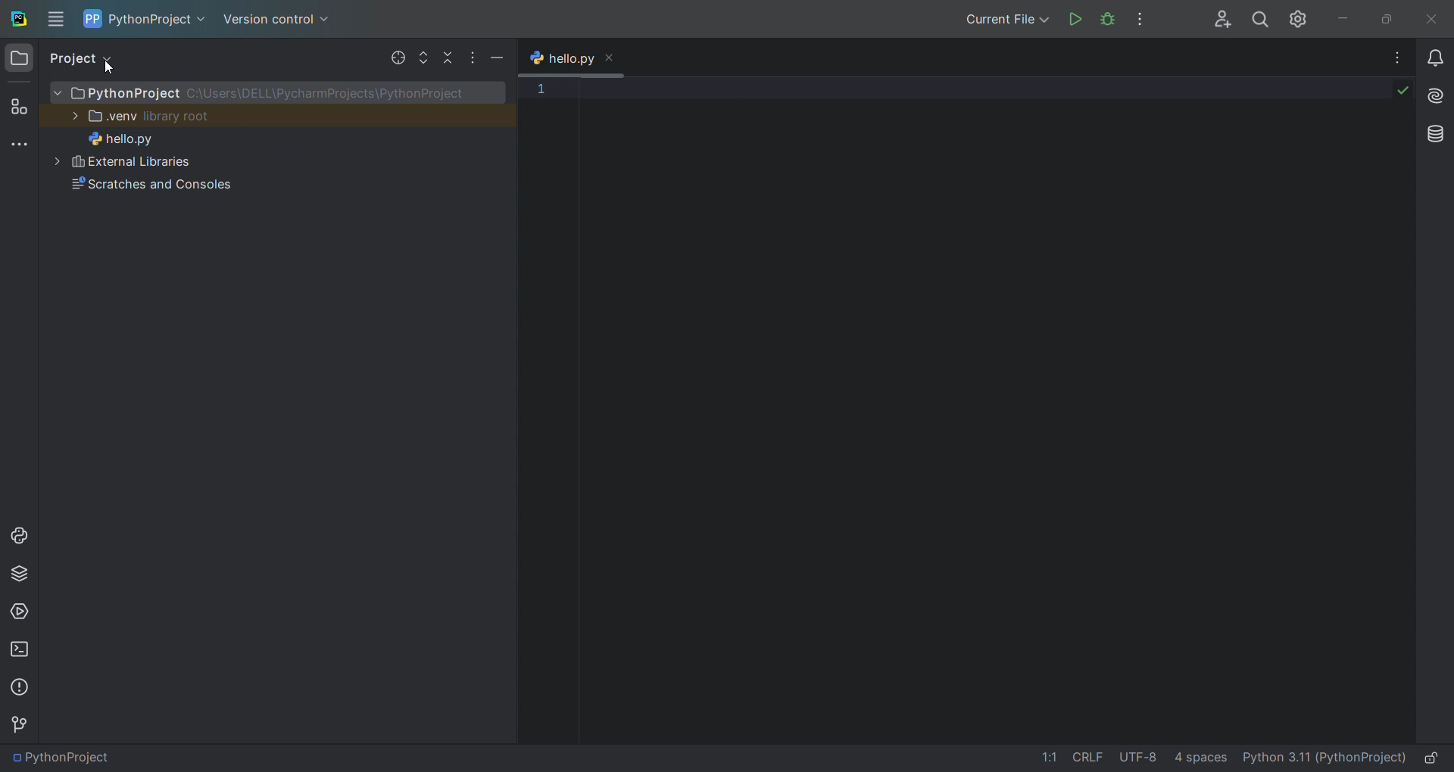  What do you see at coordinates (446, 57) in the screenshot?
I see `collapse` at bounding box center [446, 57].